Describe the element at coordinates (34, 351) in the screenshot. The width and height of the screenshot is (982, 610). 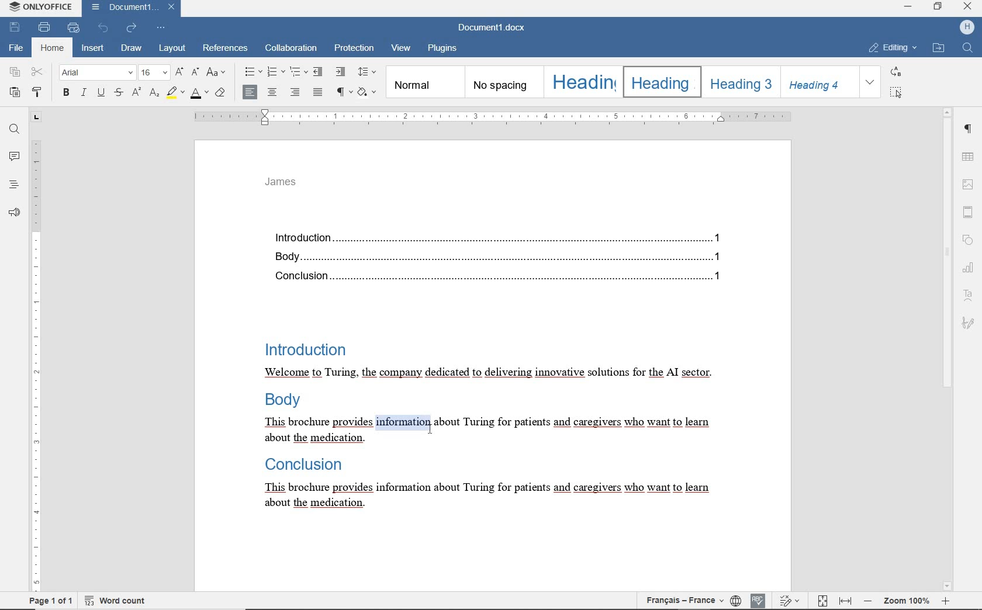
I see `RULER` at that location.